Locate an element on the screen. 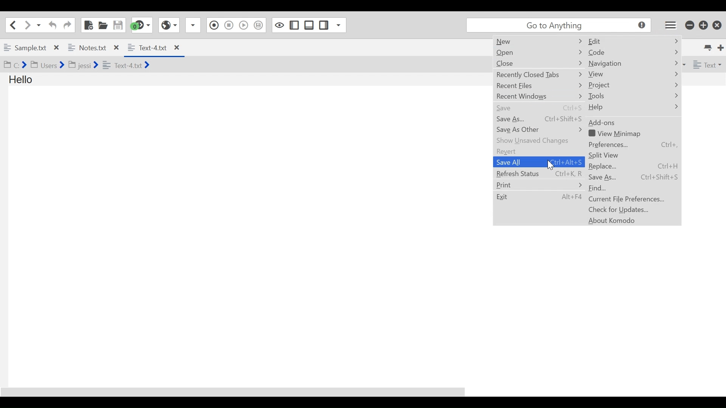 This screenshot has height=408, width=726. Recent Windows is located at coordinates (538, 96).